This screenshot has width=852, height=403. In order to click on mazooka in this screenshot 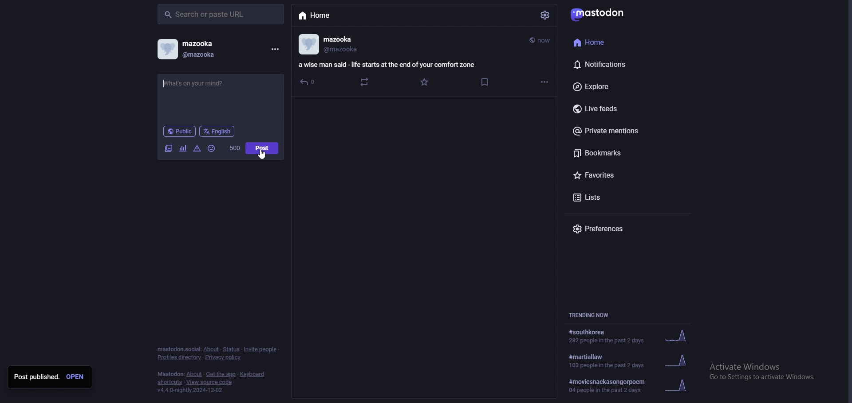, I will do `click(338, 39)`.